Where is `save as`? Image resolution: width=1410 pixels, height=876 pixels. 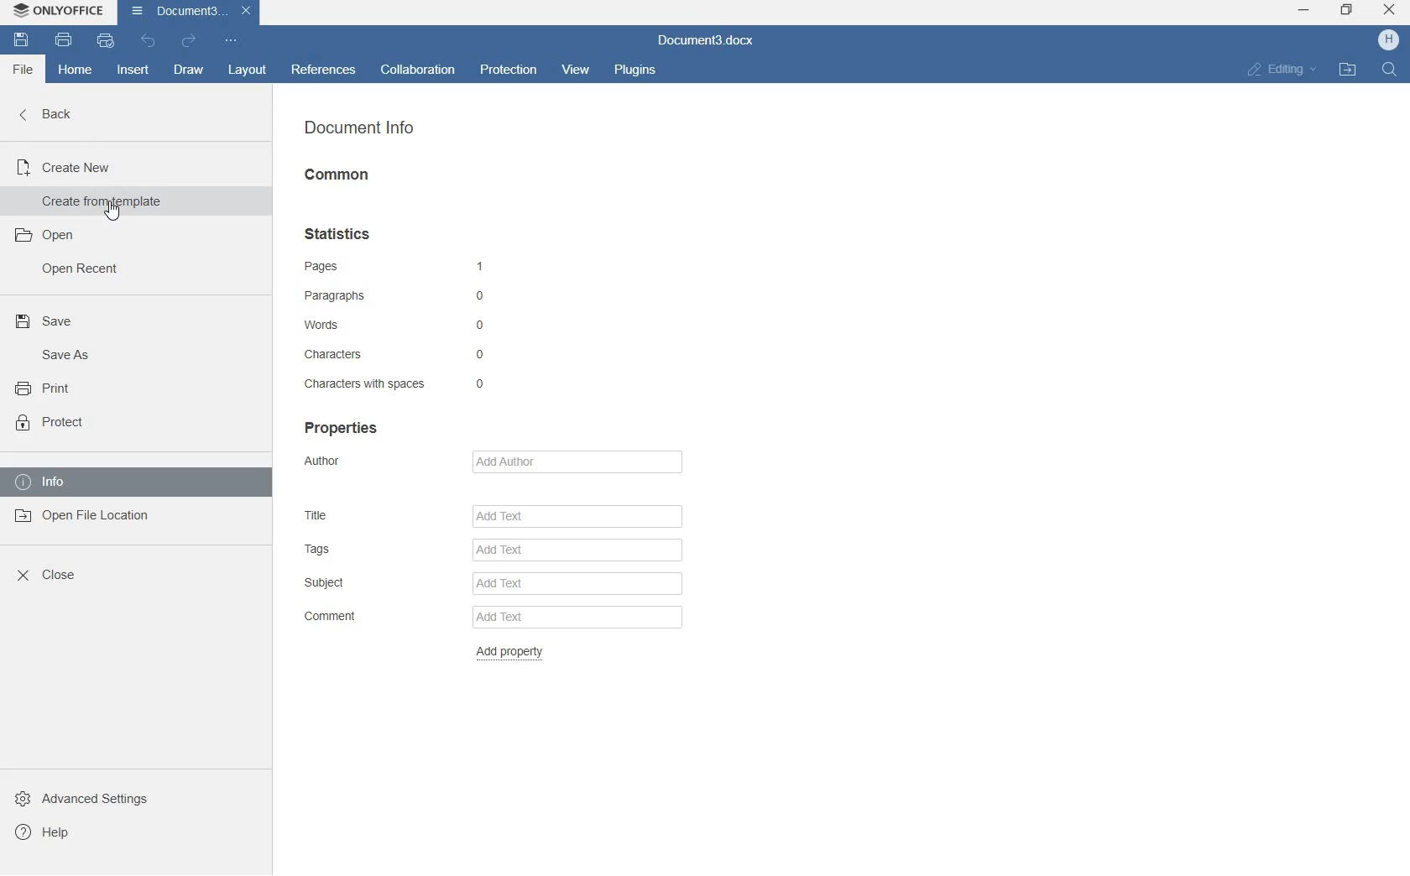 save as is located at coordinates (69, 355).